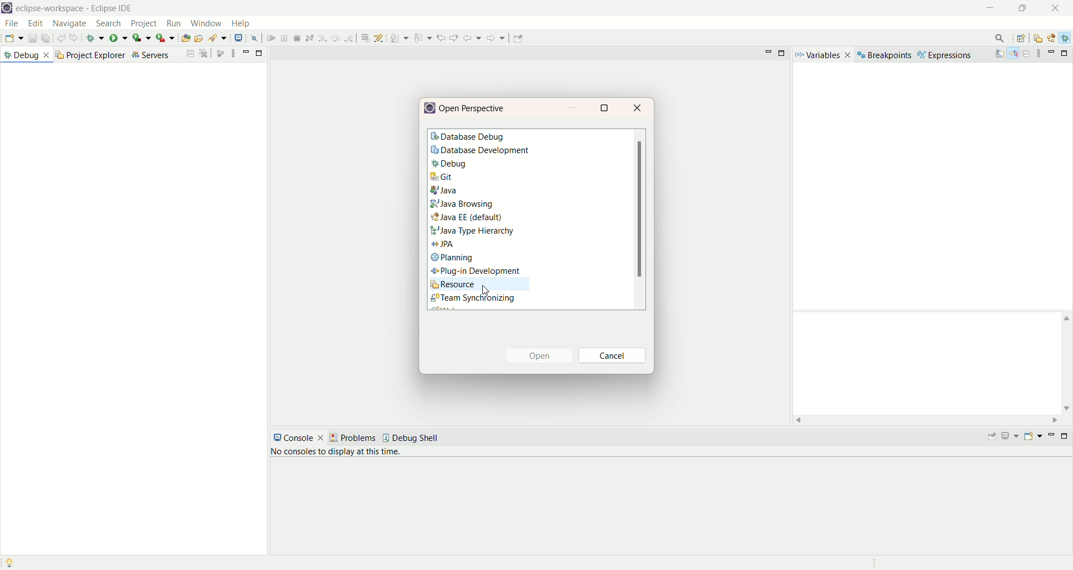 This screenshot has width=1073, height=570. Describe the element at coordinates (1052, 435) in the screenshot. I see `minimize` at that location.